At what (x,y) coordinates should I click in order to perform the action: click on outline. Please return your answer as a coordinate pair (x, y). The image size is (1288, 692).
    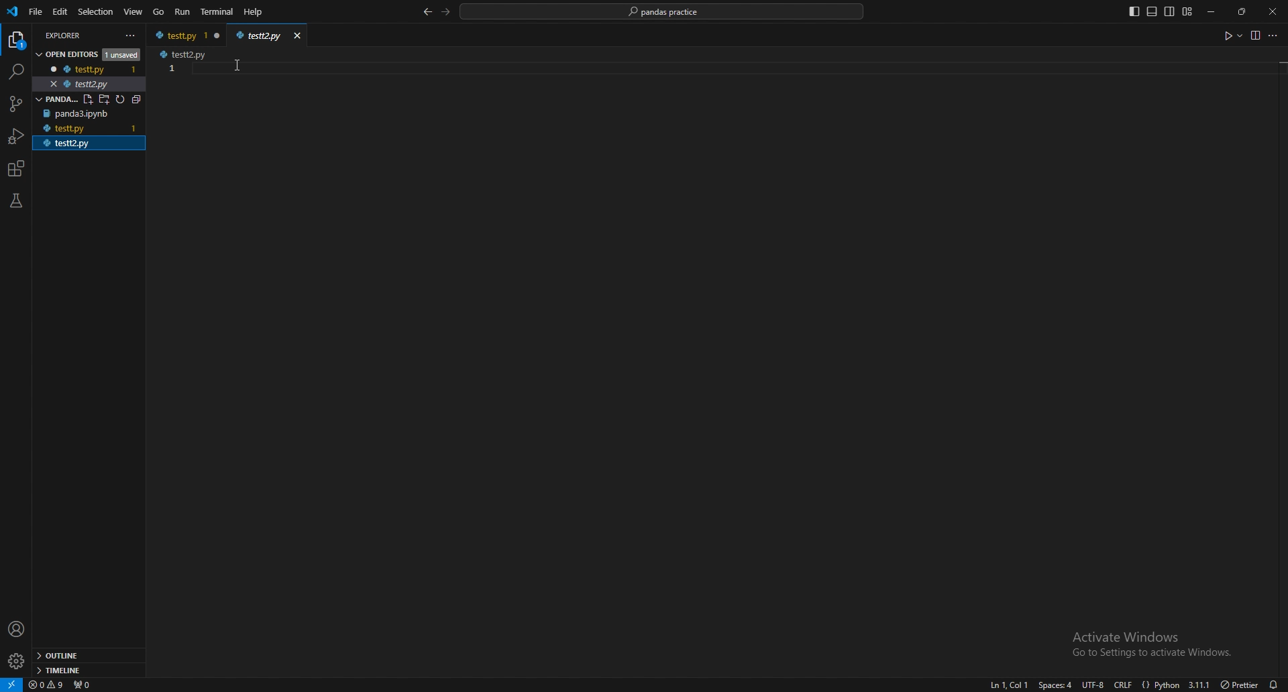
    Looking at the image, I should click on (86, 656).